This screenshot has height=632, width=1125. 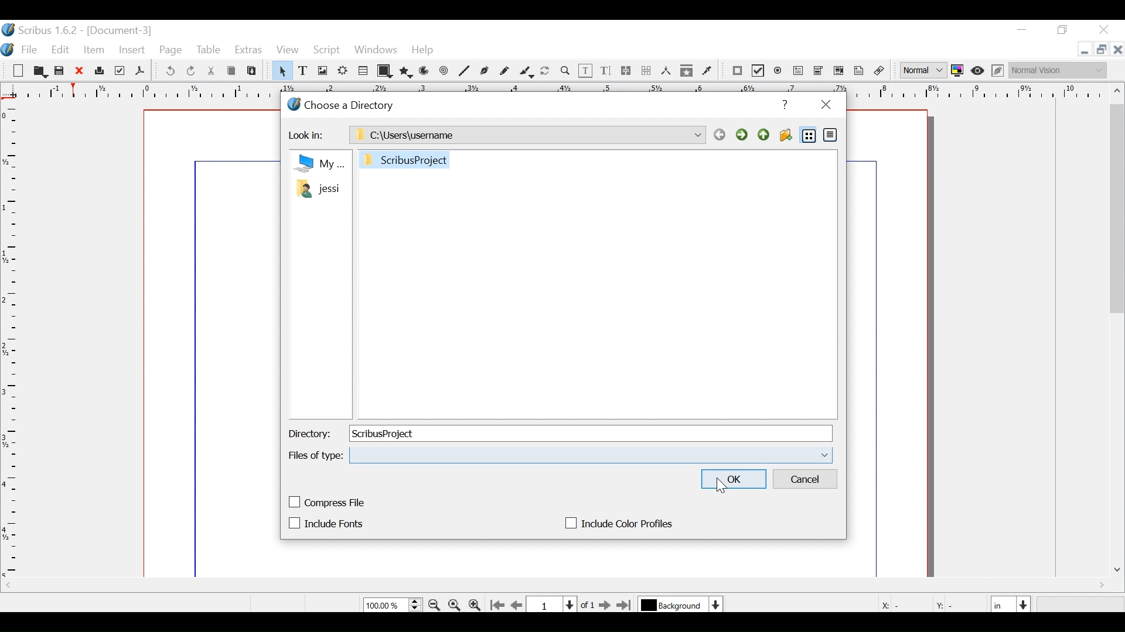 What do you see at coordinates (94, 52) in the screenshot?
I see `Item` at bounding box center [94, 52].